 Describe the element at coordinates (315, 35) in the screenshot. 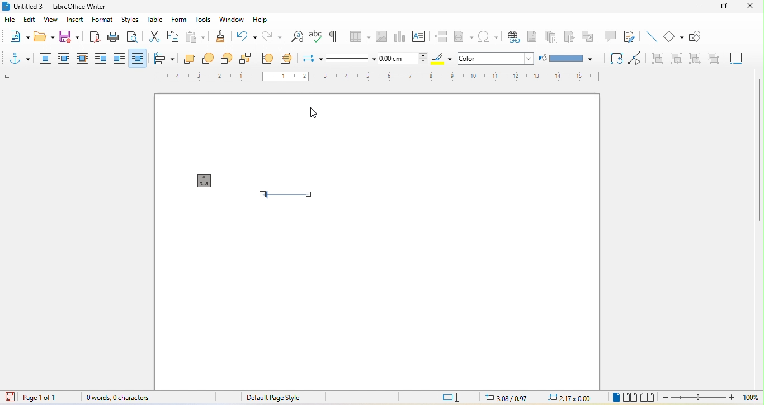

I see `spelling` at that location.